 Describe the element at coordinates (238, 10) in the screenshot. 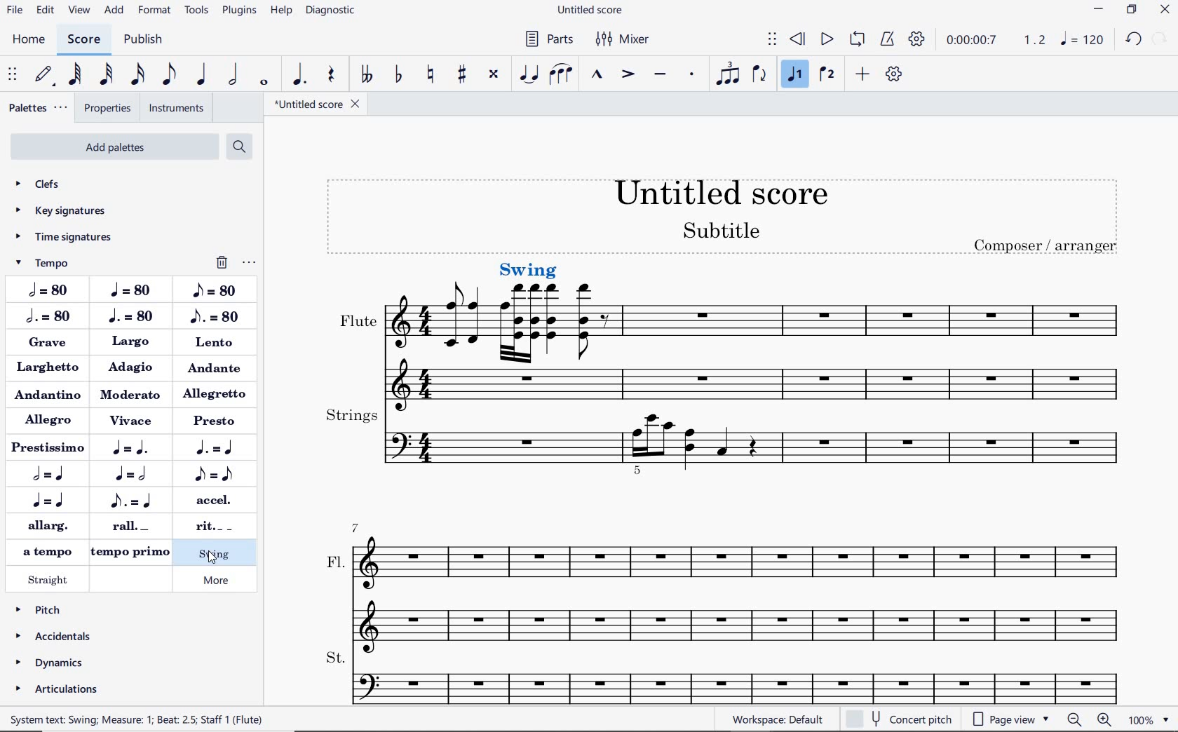

I see `PLUGINS` at that location.